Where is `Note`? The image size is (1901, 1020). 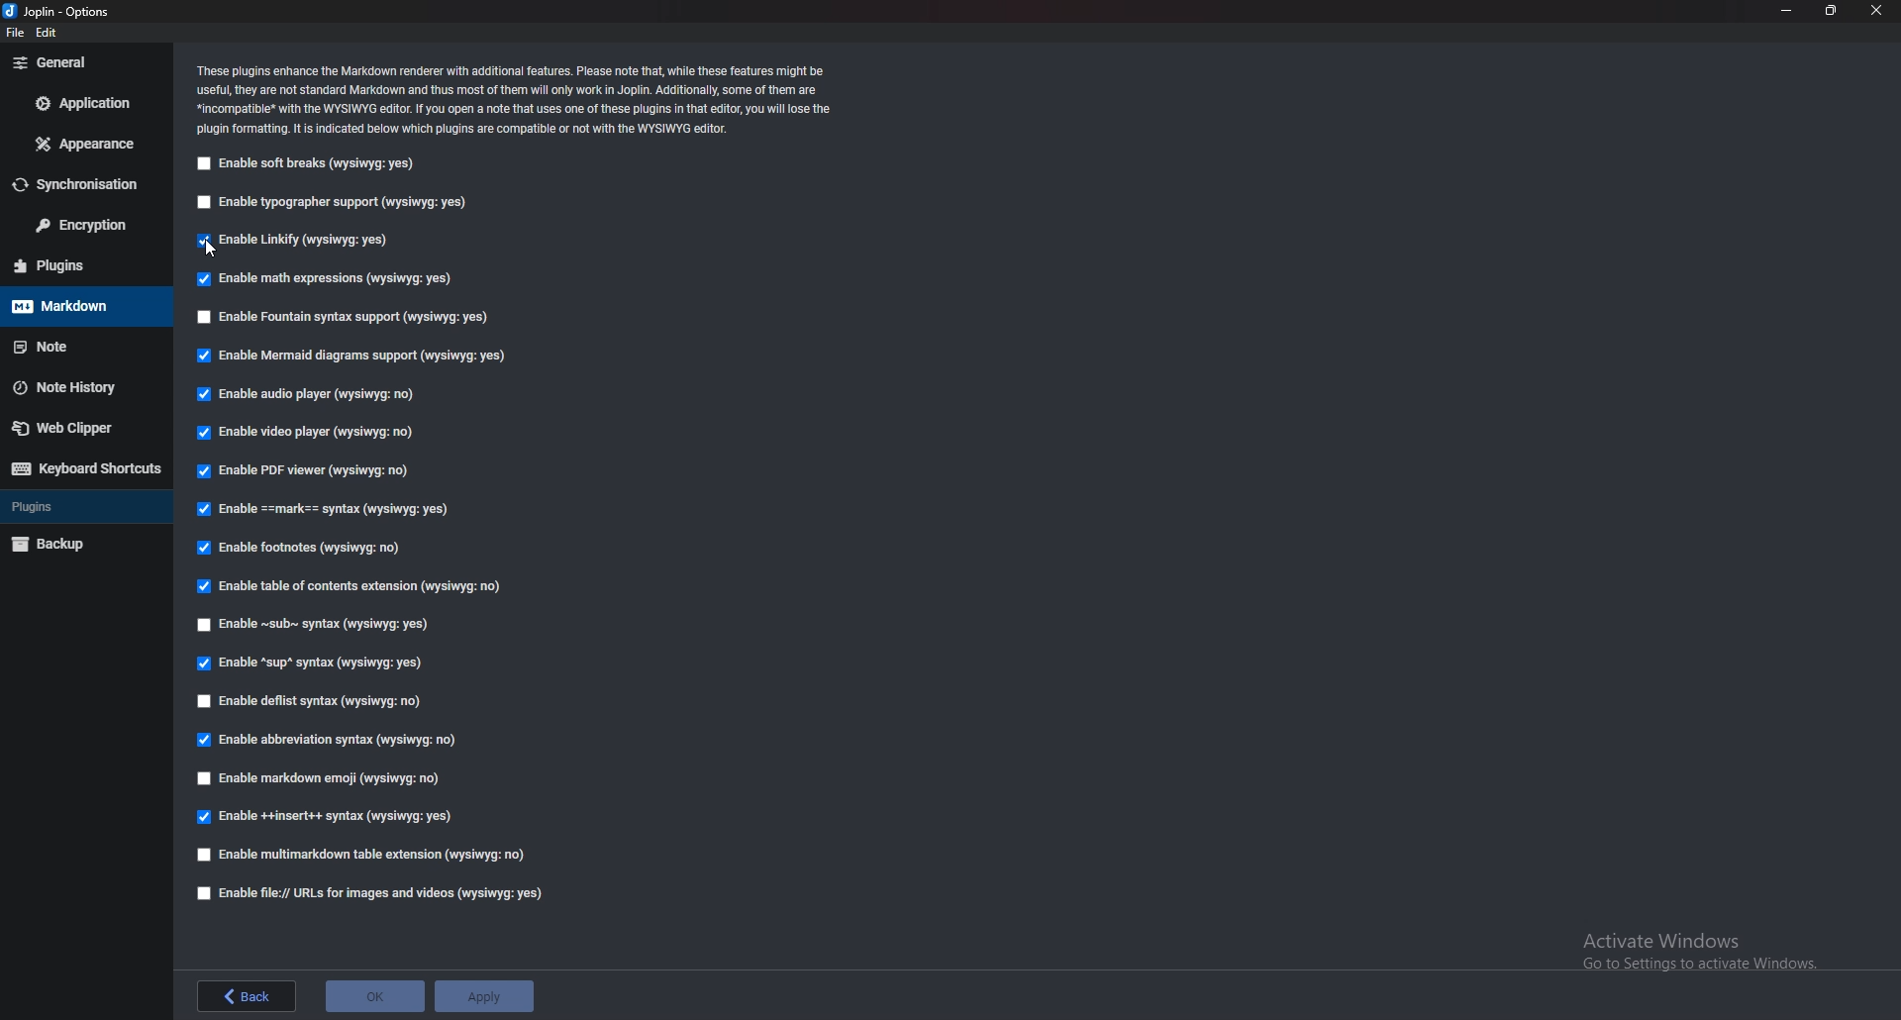
Note is located at coordinates (76, 347).